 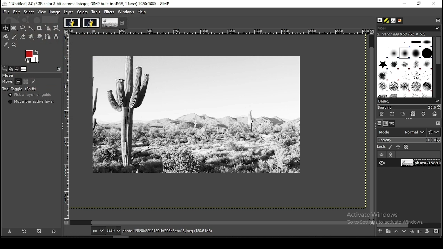 I want to click on minimize, so click(x=404, y=4).